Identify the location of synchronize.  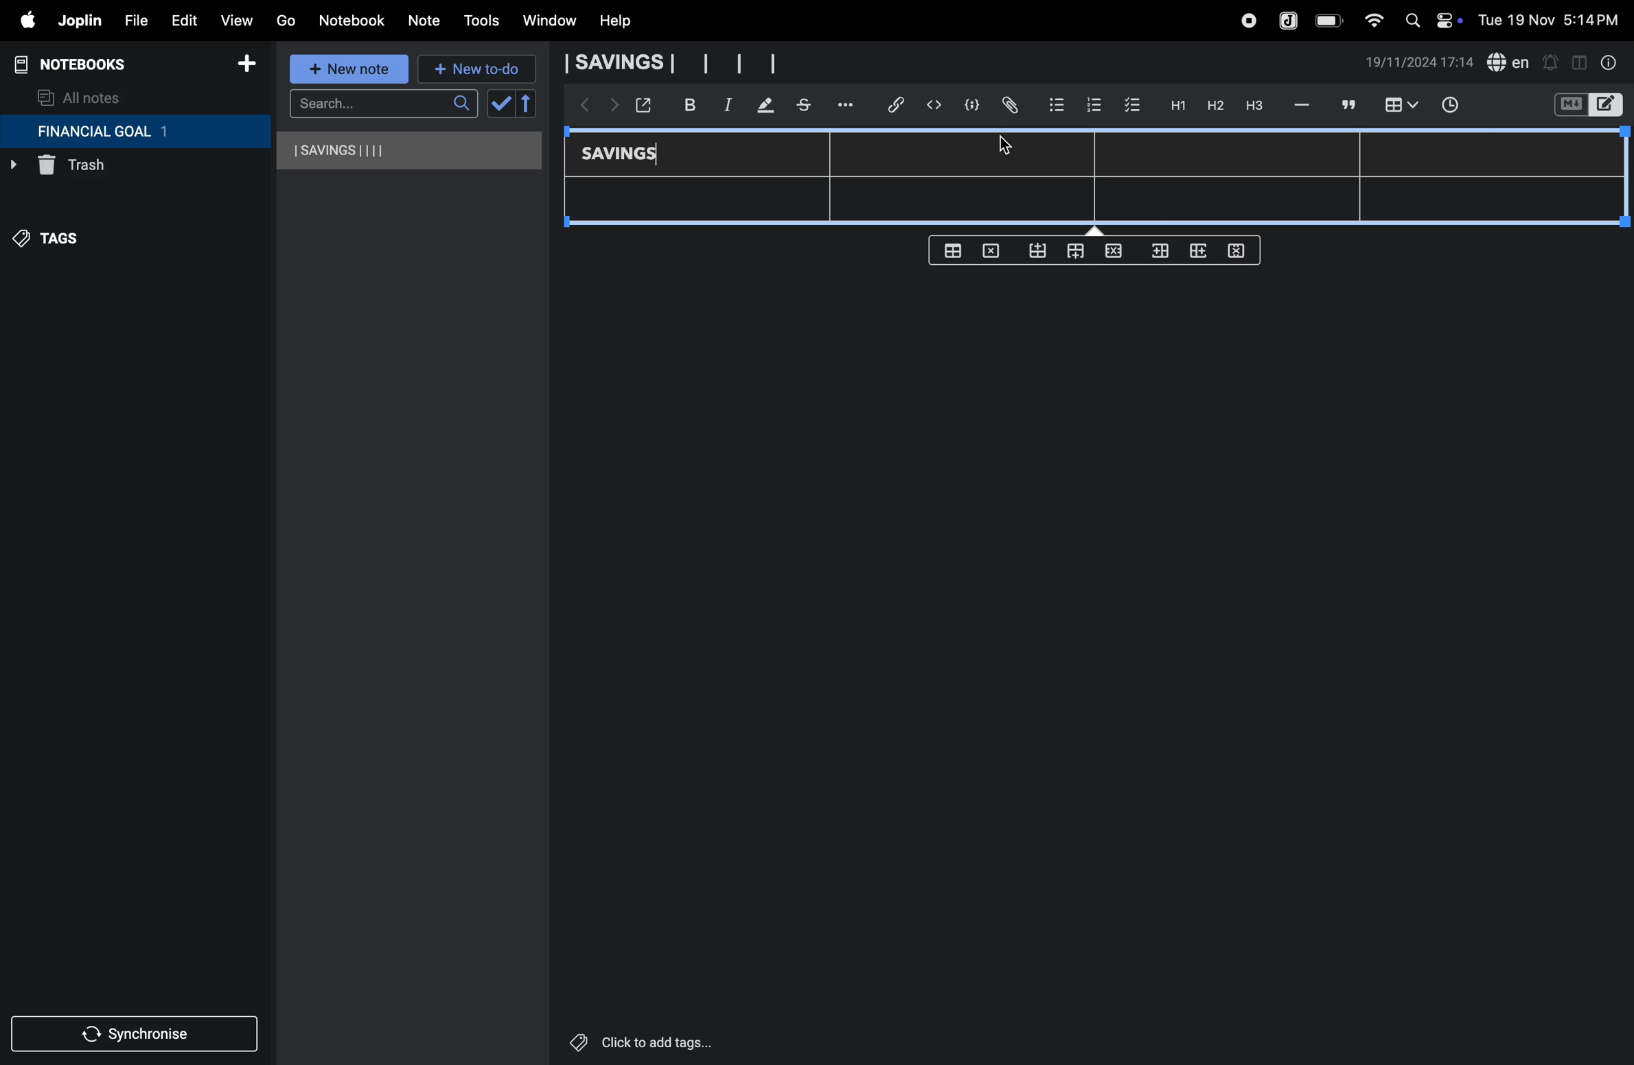
(136, 1031).